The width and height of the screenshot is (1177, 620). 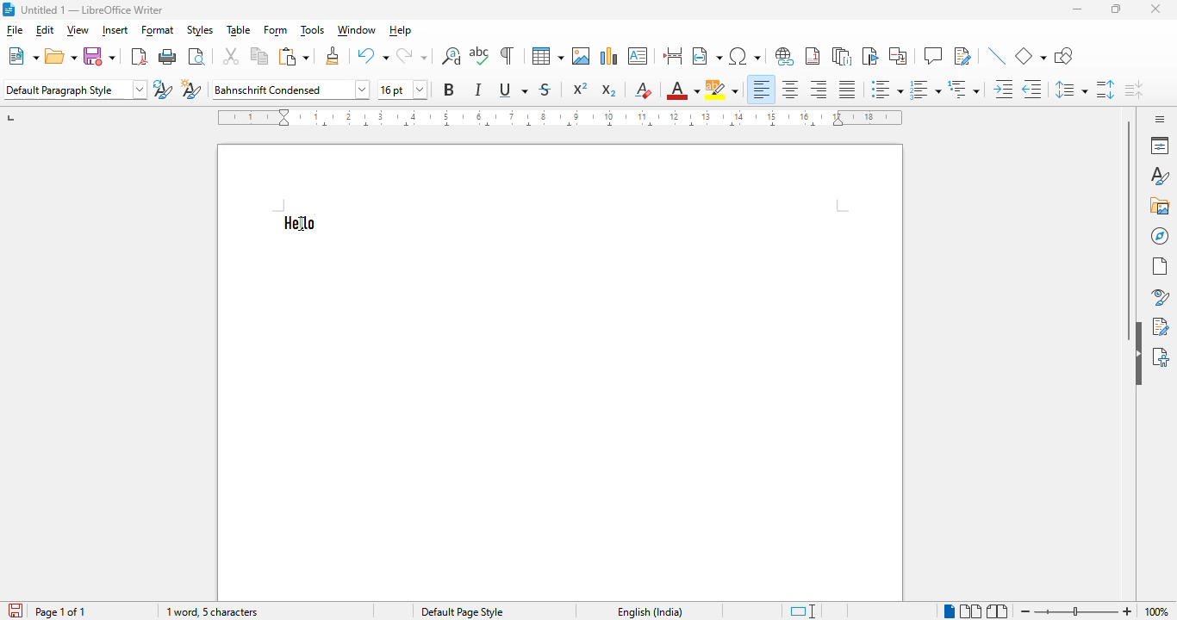 What do you see at coordinates (609, 55) in the screenshot?
I see `insert chart` at bounding box center [609, 55].